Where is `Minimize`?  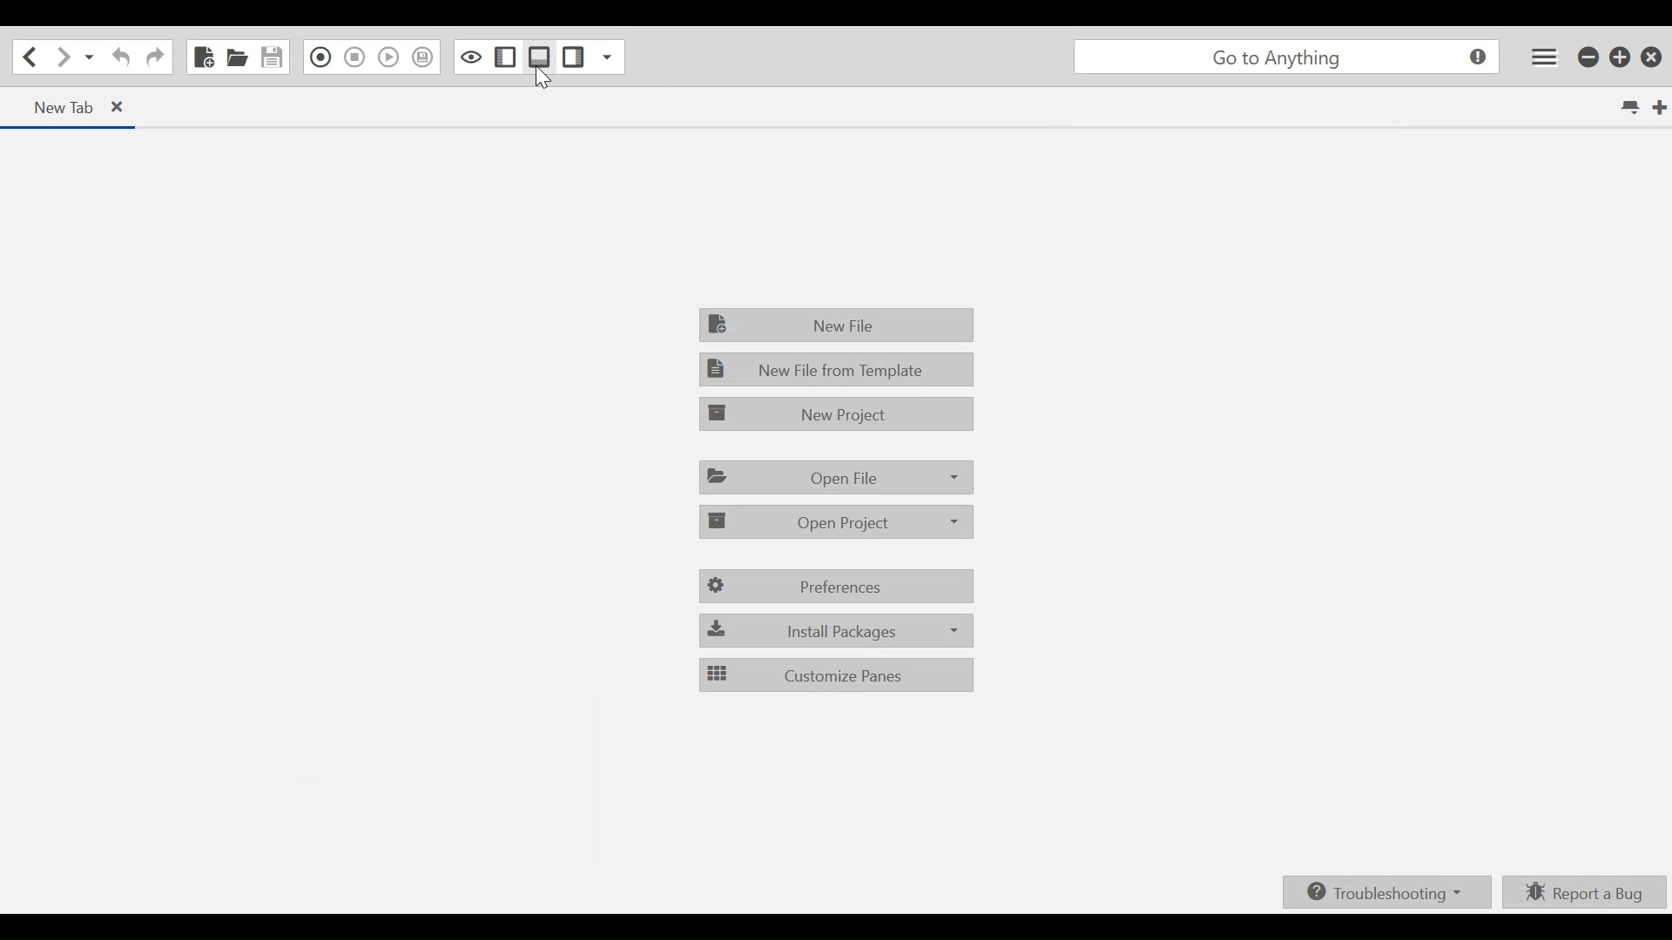 Minimize is located at coordinates (1589, 57).